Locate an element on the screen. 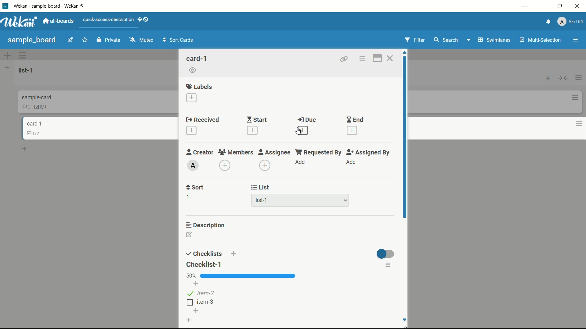 Image resolution: width=586 pixels, height=329 pixels. item-3 is located at coordinates (202, 303).